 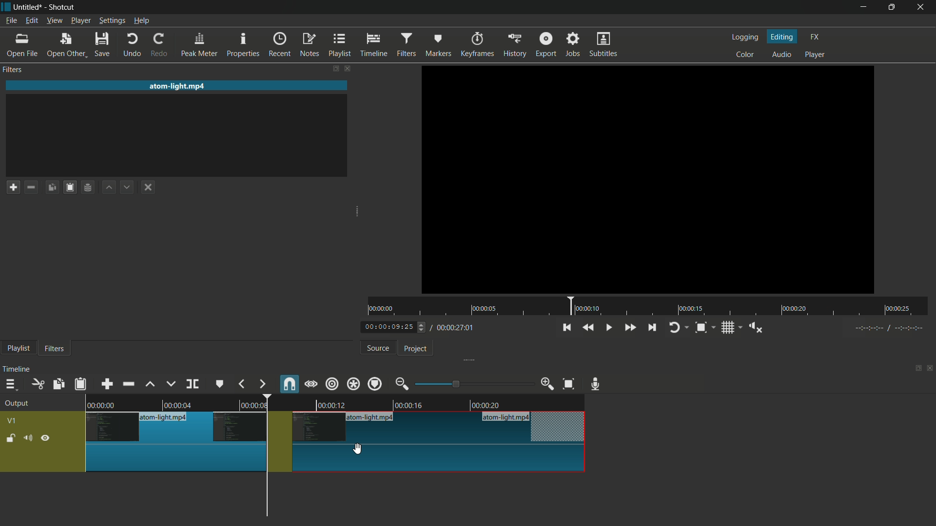 What do you see at coordinates (924, 7) in the screenshot?
I see `close app` at bounding box center [924, 7].